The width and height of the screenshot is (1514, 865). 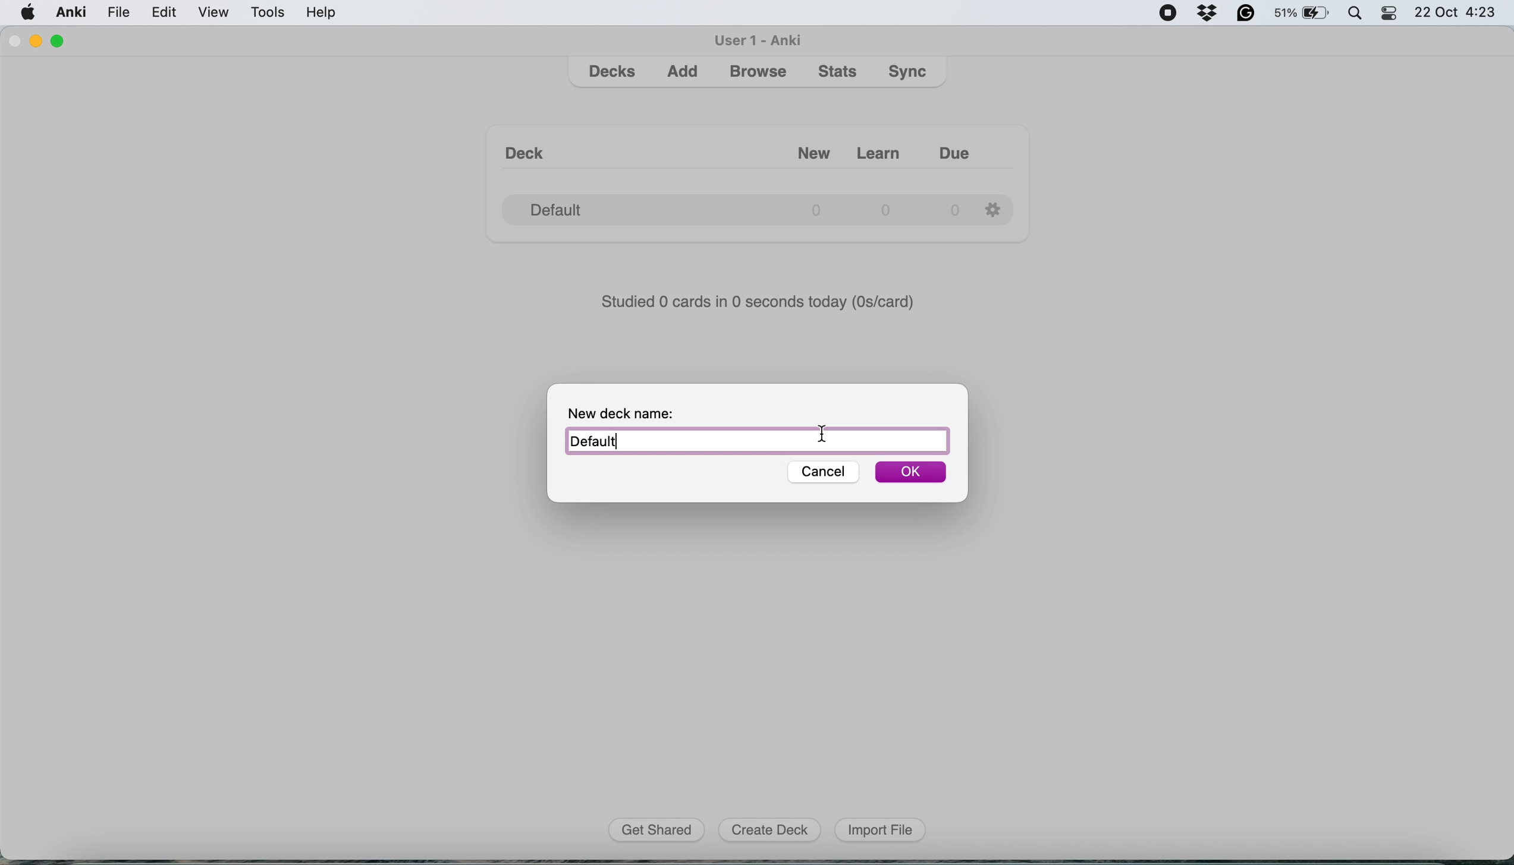 I want to click on help, so click(x=322, y=15).